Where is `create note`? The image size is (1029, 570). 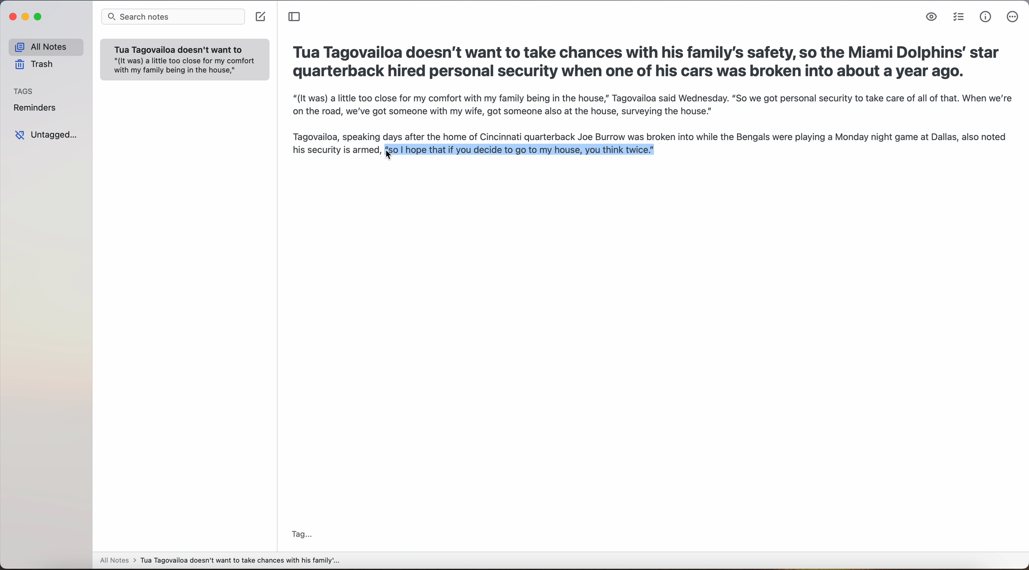
create note is located at coordinates (262, 18).